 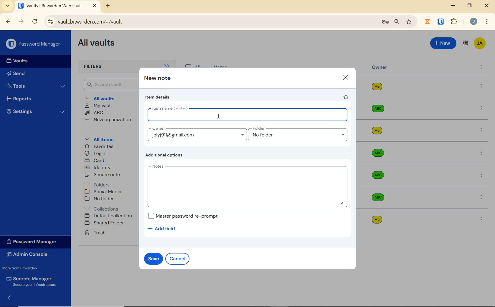 I want to click on address bar, so click(x=209, y=21).